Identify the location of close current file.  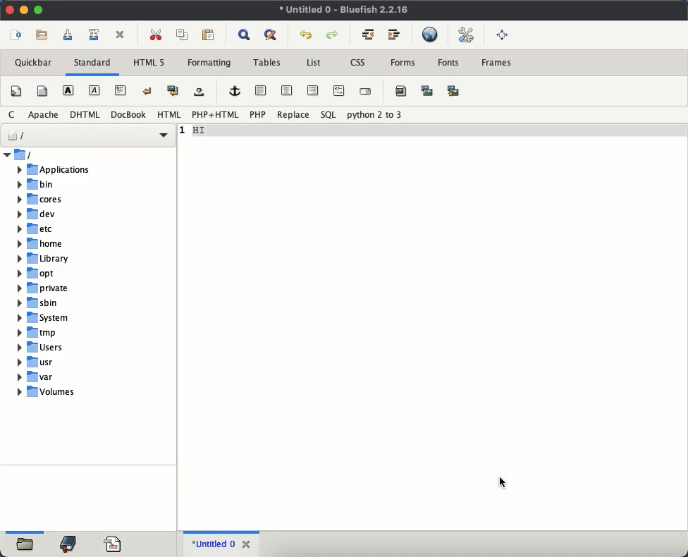
(120, 35).